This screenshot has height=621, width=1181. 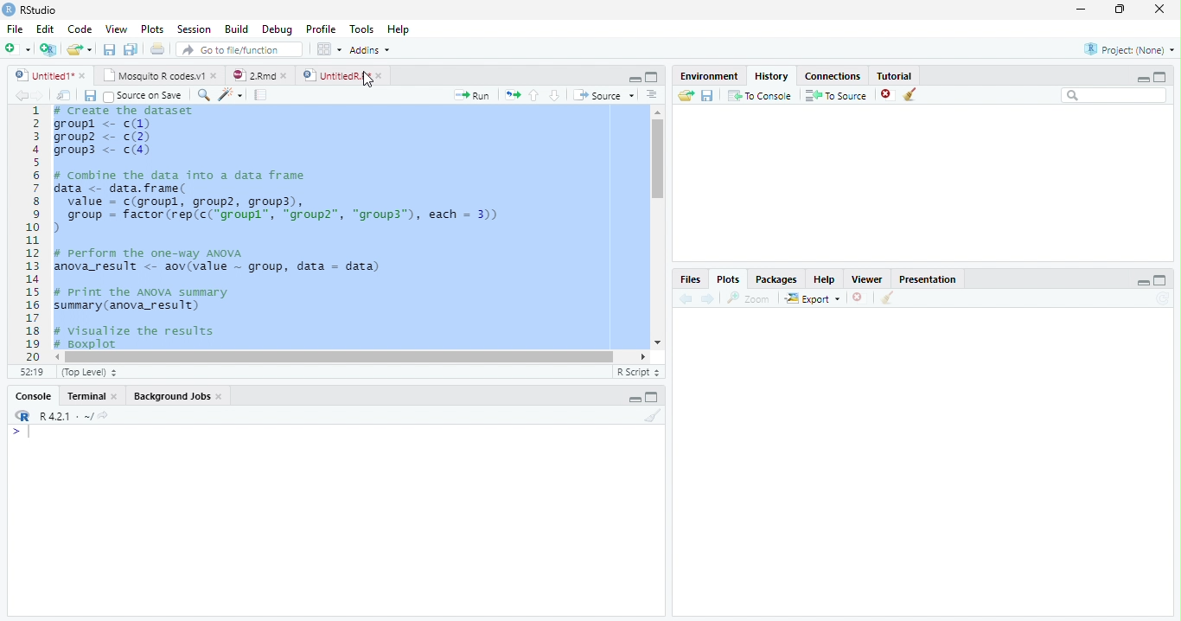 I want to click on Environment, so click(x=709, y=76).